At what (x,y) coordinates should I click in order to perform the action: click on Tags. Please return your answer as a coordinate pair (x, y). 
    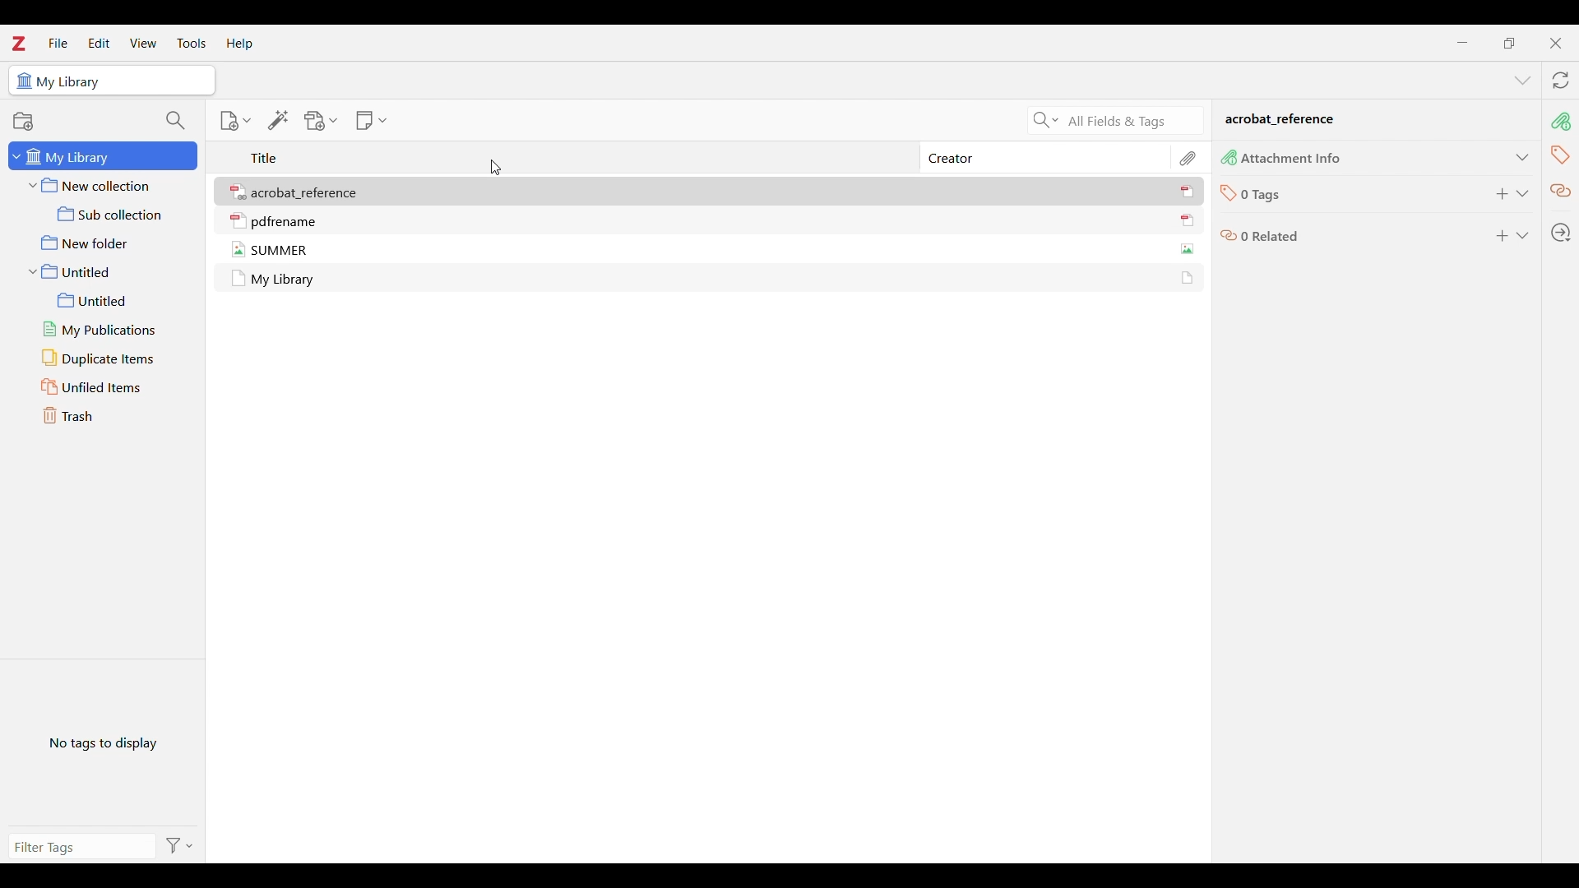
    Looking at the image, I should click on (1560, 155).